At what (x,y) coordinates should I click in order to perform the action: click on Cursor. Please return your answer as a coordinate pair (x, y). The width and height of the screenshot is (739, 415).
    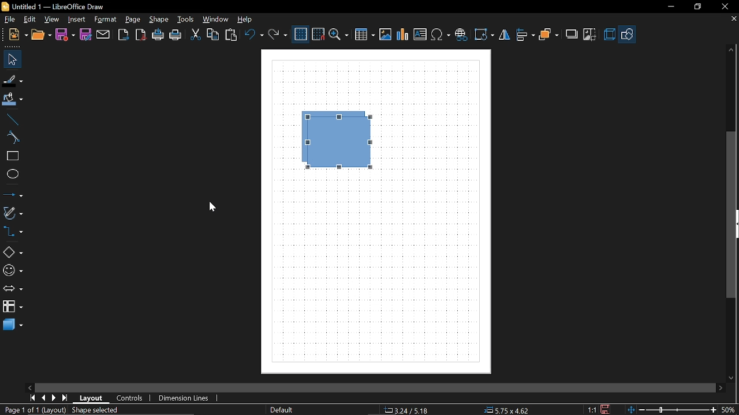
    Looking at the image, I should click on (210, 207).